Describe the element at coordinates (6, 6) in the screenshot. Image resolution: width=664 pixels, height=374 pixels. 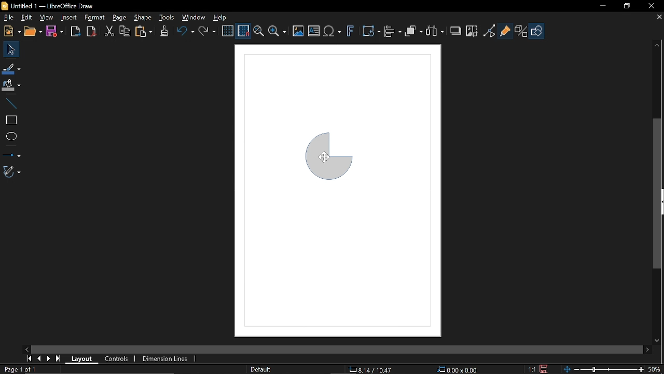
I see `LibreOffice Logo` at that location.